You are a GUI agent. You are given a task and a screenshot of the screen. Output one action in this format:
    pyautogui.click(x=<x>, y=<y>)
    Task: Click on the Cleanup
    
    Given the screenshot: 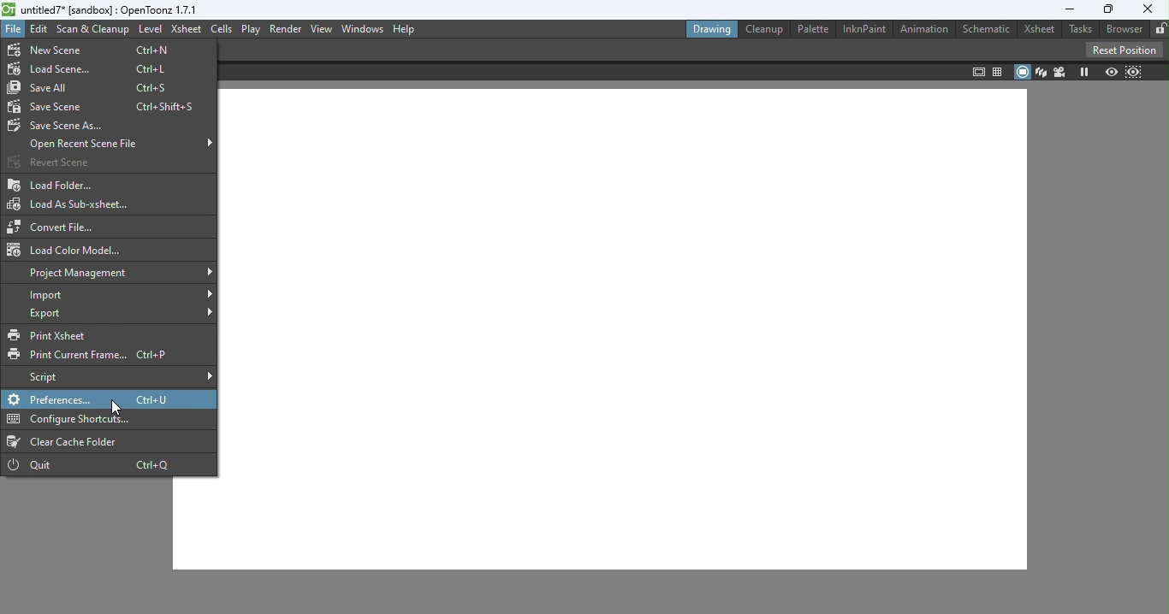 What is the action you would take?
    pyautogui.click(x=763, y=29)
    